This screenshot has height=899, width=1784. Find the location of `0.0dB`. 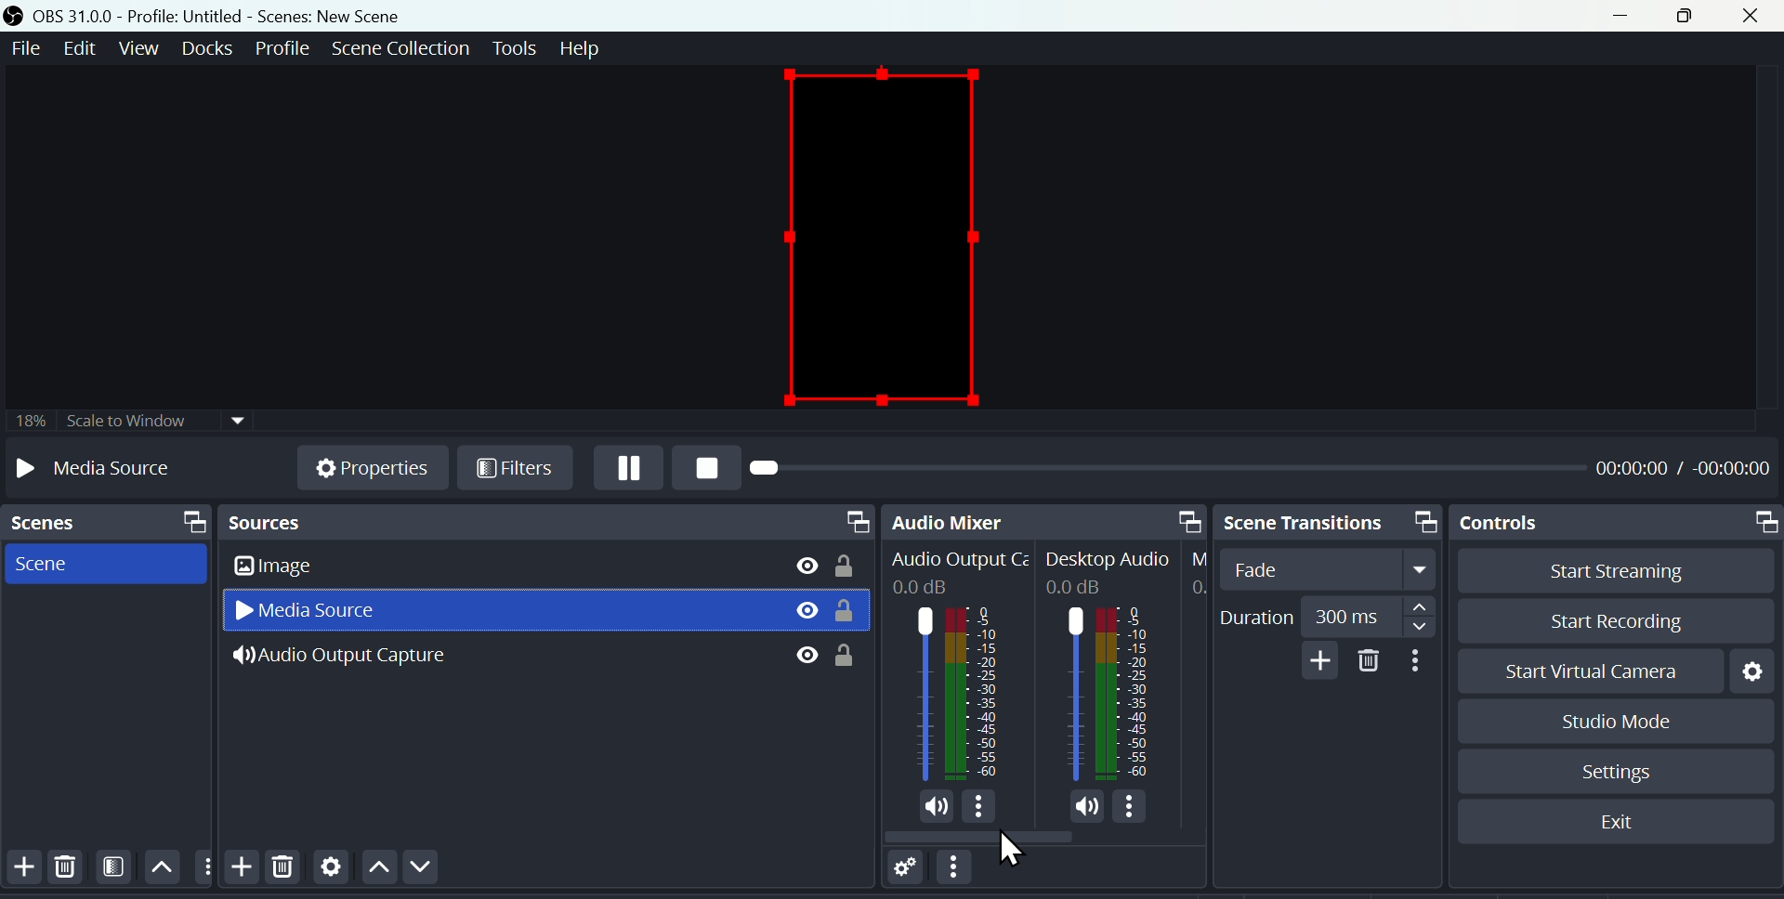

0.0dB is located at coordinates (925, 588).